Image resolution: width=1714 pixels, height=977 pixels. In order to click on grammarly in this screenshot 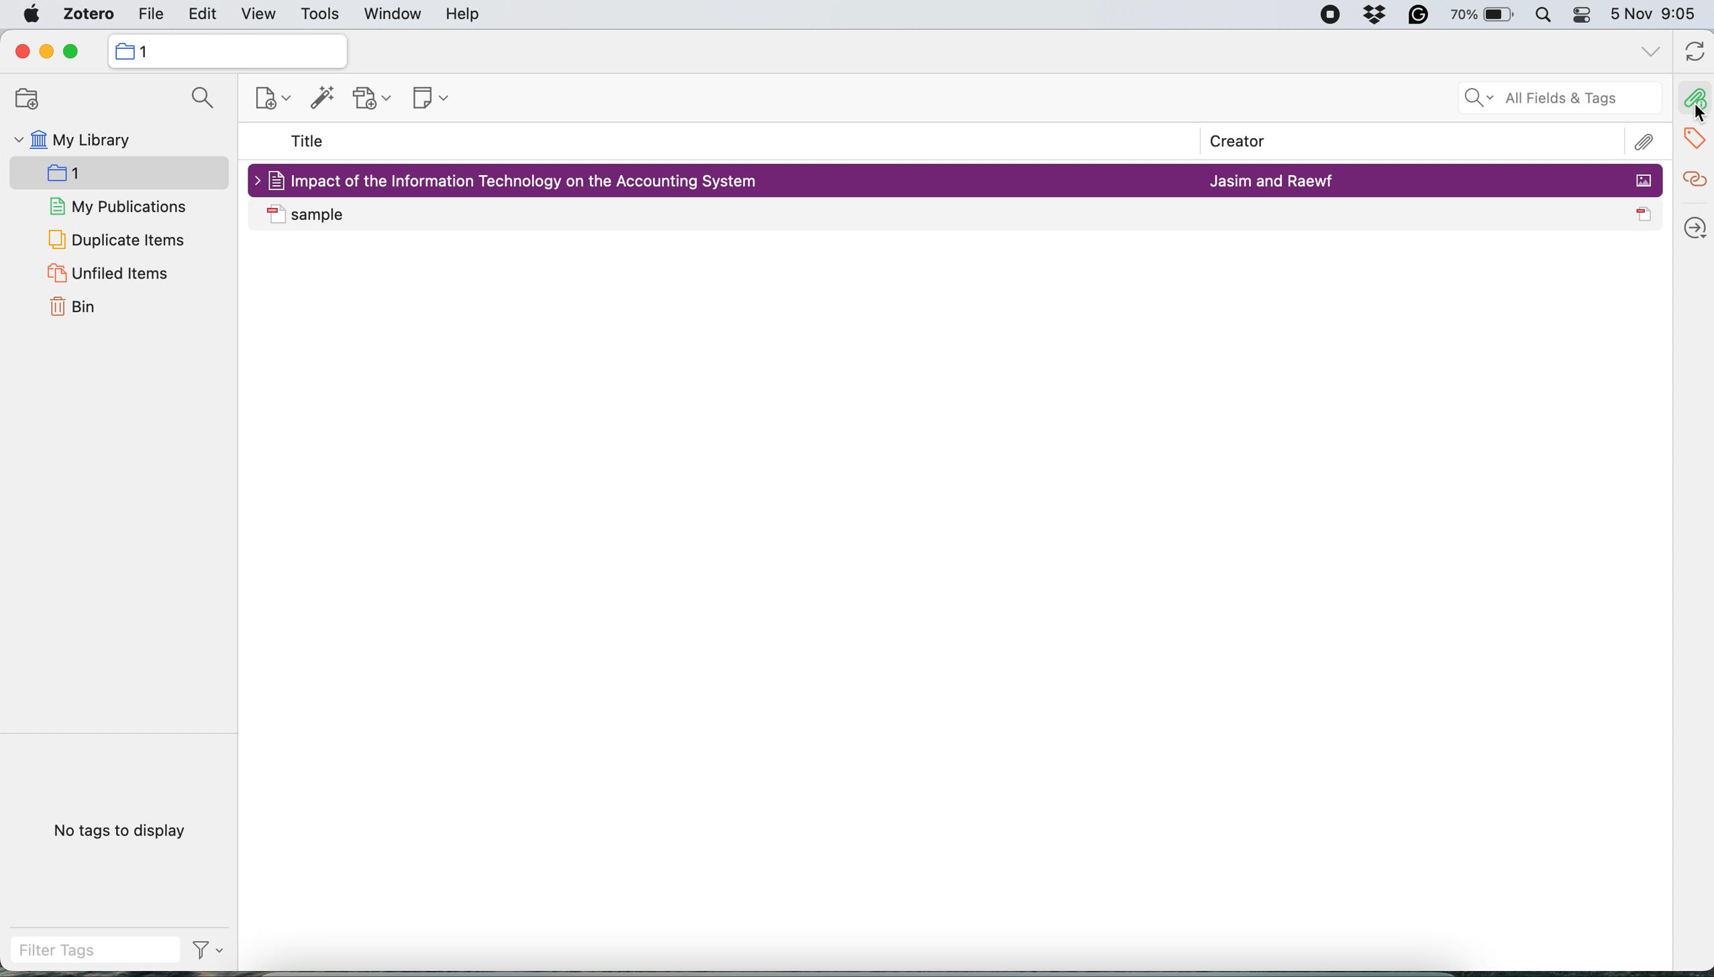, I will do `click(1415, 17)`.